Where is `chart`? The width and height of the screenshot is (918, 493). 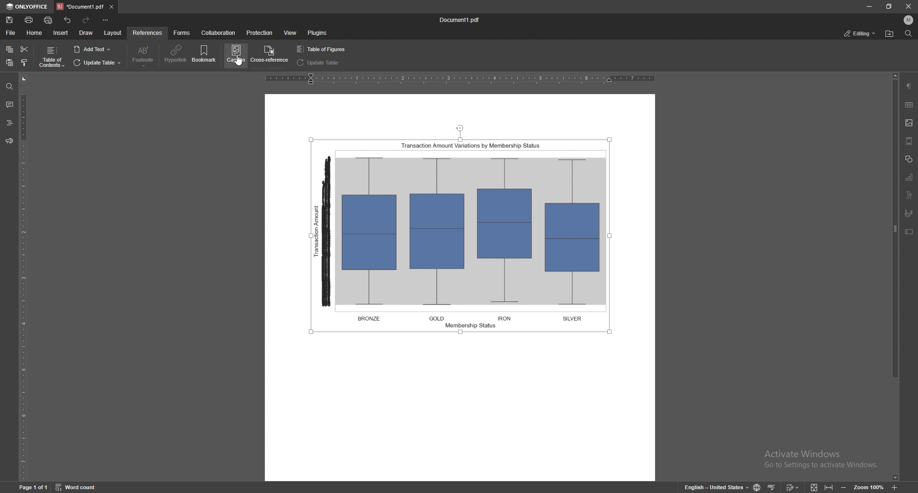 chart is located at coordinates (910, 177).